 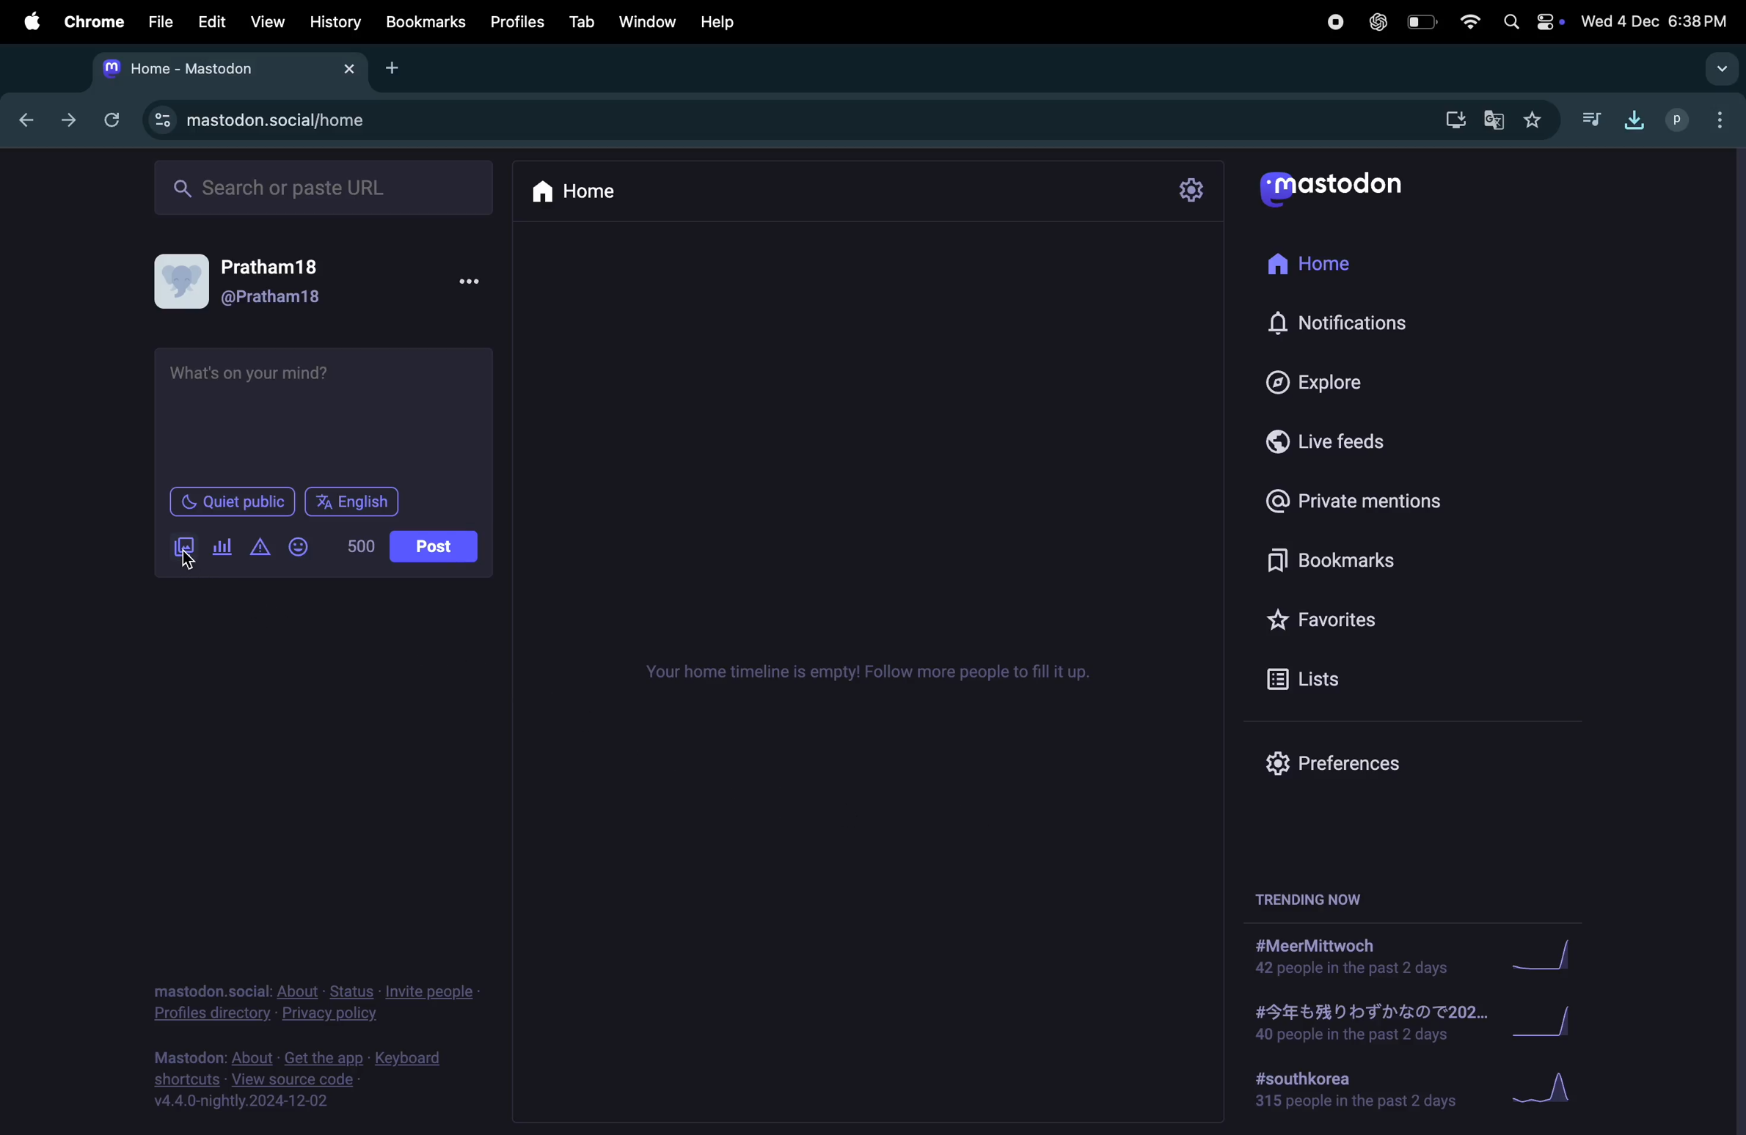 What do you see at coordinates (519, 21) in the screenshot?
I see `profiles` at bounding box center [519, 21].